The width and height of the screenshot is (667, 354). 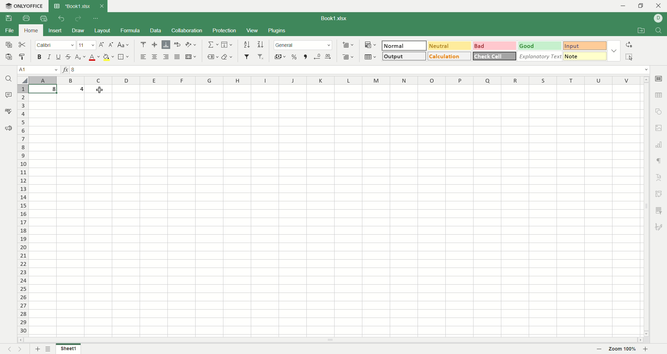 I want to click on onlyoffice, so click(x=23, y=6).